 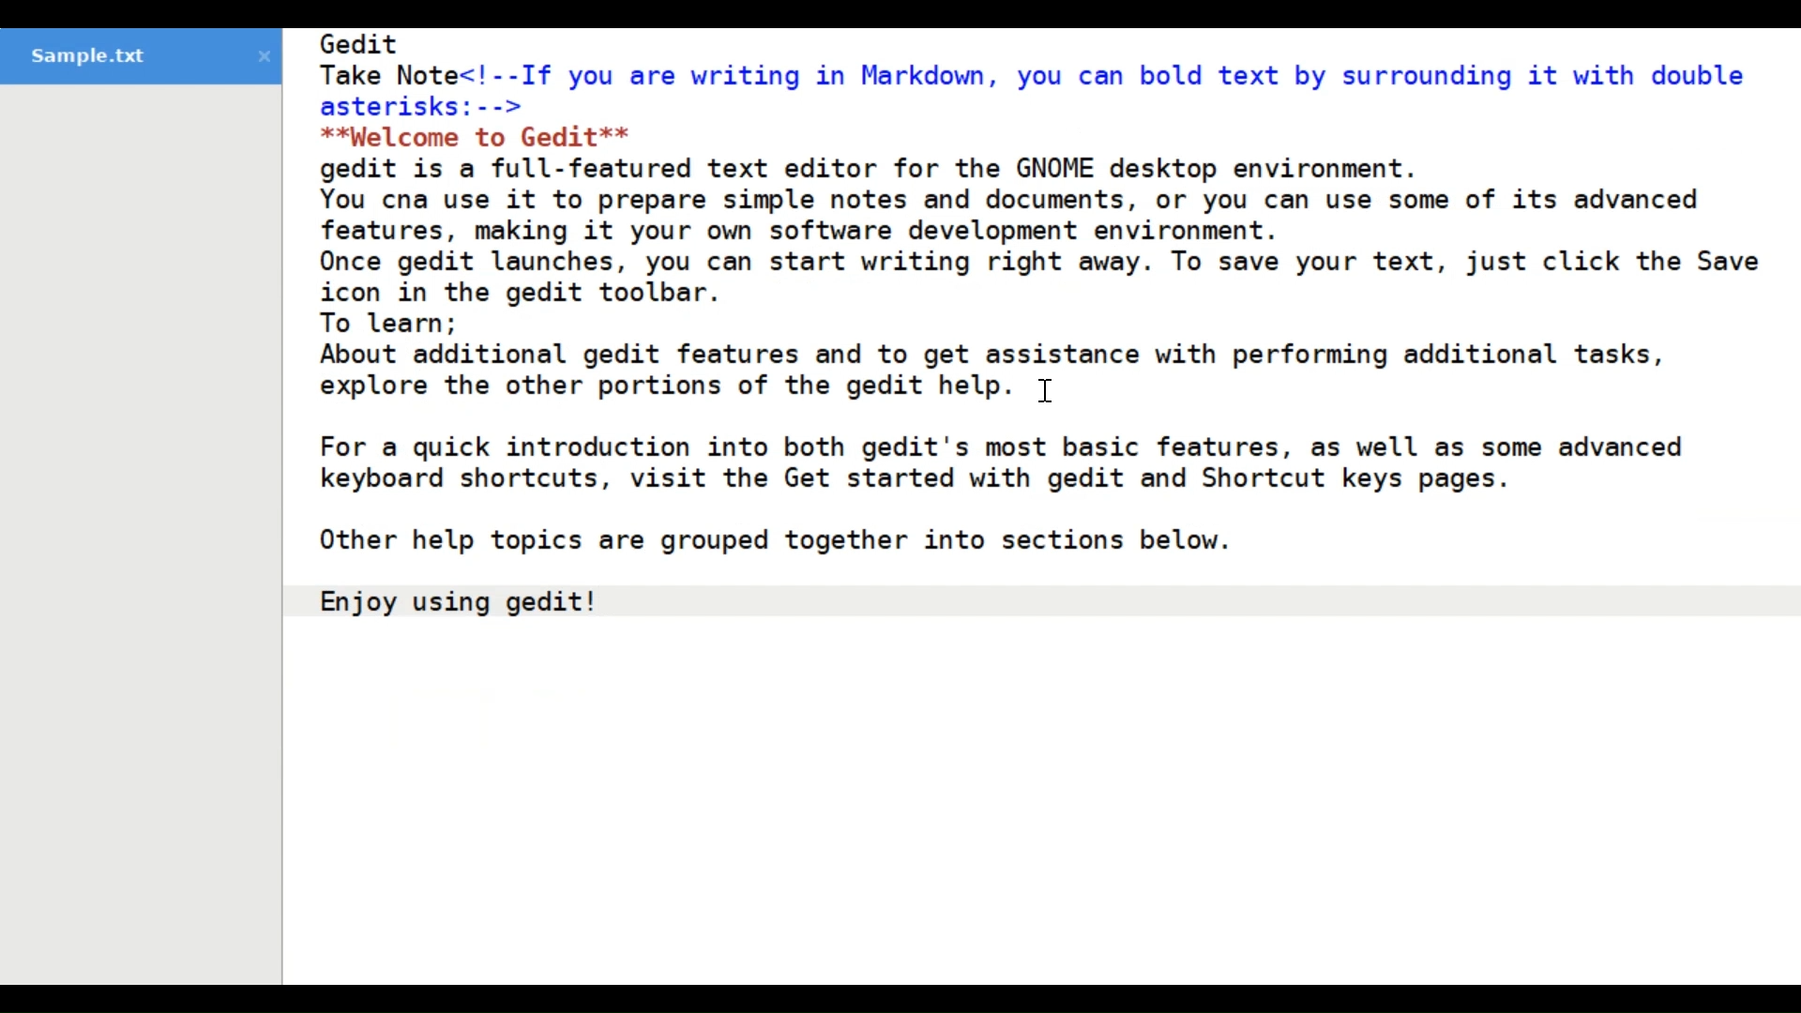 I want to click on Sample.txt, so click(x=139, y=57).